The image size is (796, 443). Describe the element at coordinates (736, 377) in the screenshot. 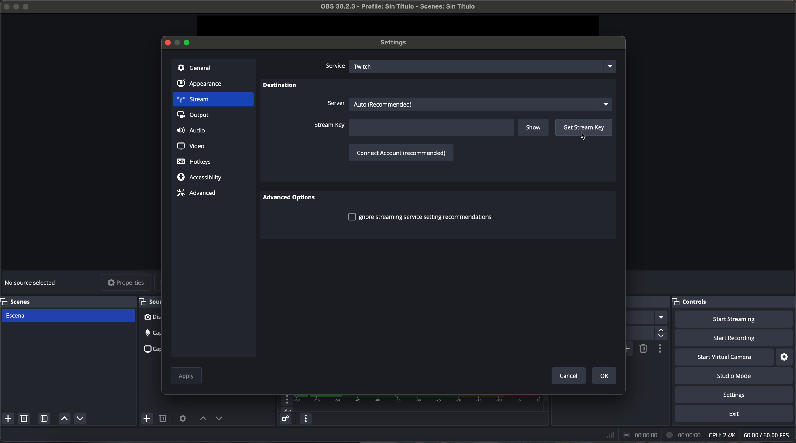

I see `studio mode` at that location.